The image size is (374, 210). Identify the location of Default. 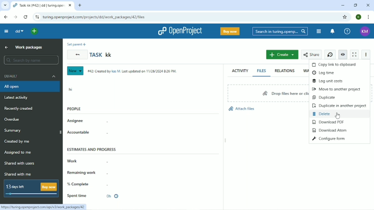
(30, 76).